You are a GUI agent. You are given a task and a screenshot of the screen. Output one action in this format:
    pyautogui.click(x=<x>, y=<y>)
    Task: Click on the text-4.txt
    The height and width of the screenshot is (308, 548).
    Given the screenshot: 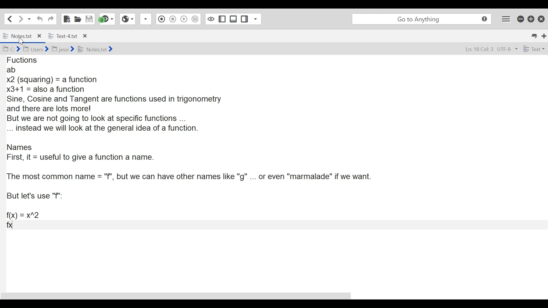 What is the action you would take?
    pyautogui.click(x=63, y=35)
    